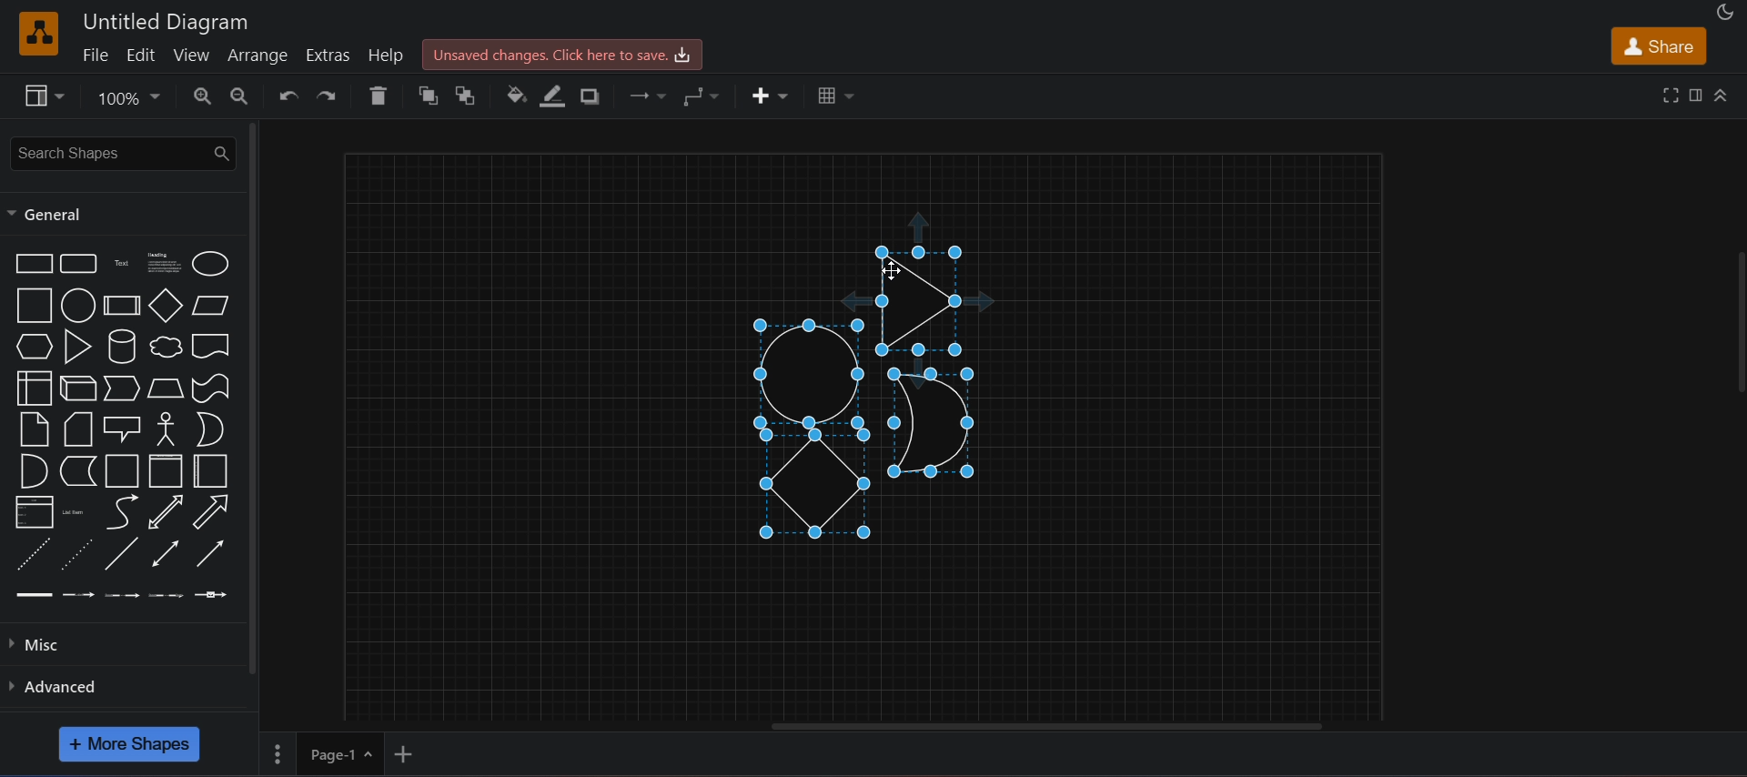 This screenshot has width=1747, height=777. What do you see at coordinates (163, 472) in the screenshot?
I see `vertical container` at bounding box center [163, 472].